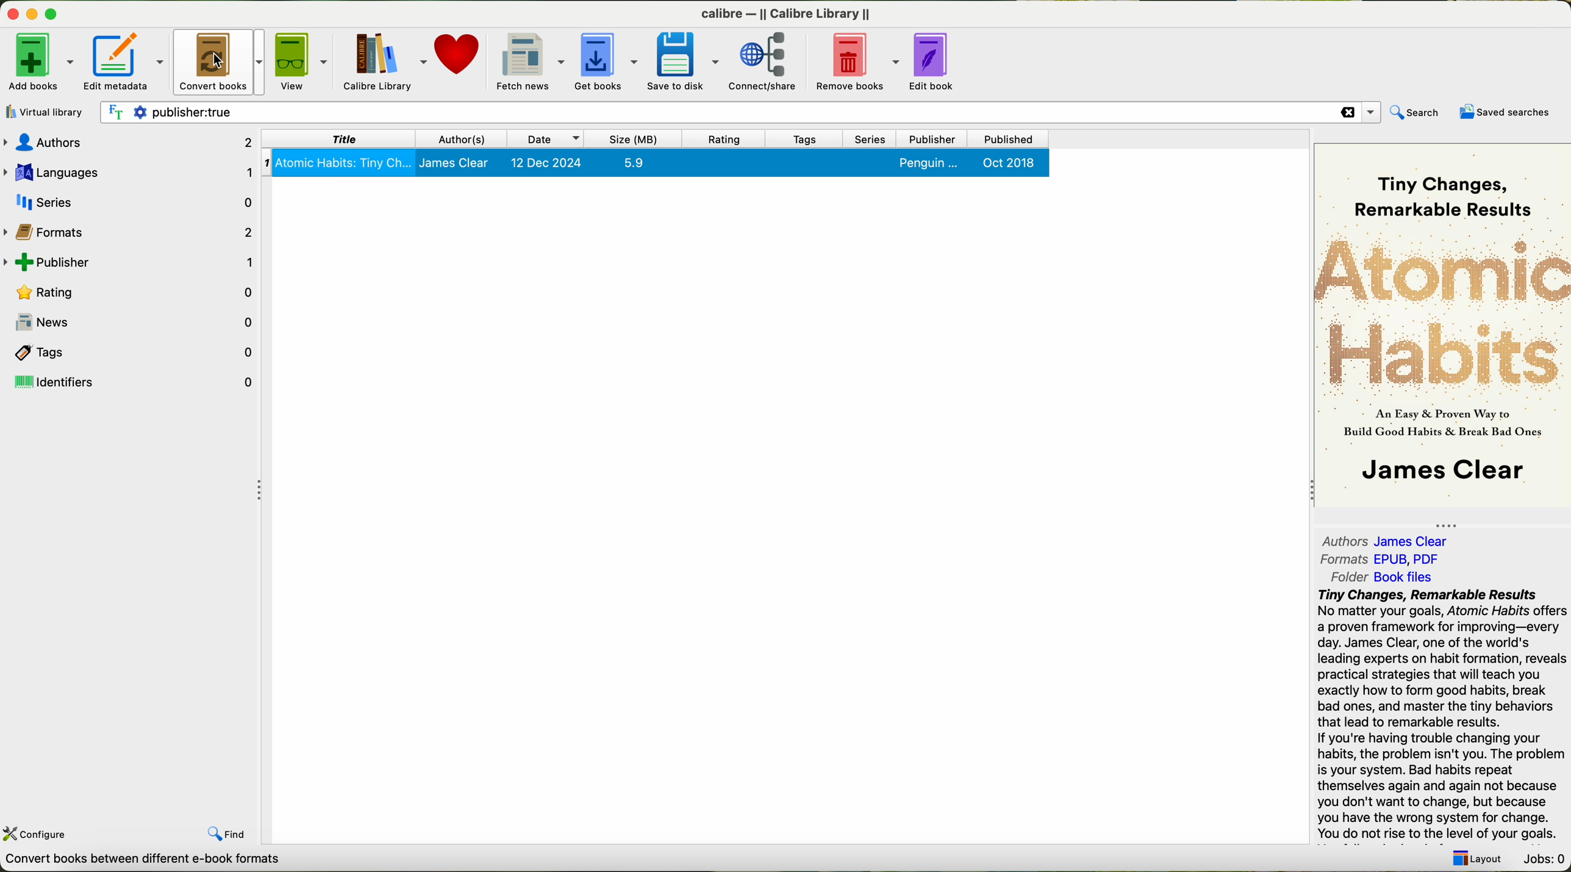 Image resolution: width=1571 pixels, height=872 pixels. What do you see at coordinates (632, 139) in the screenshot?
I see `size` at bounding box center [632, 139].